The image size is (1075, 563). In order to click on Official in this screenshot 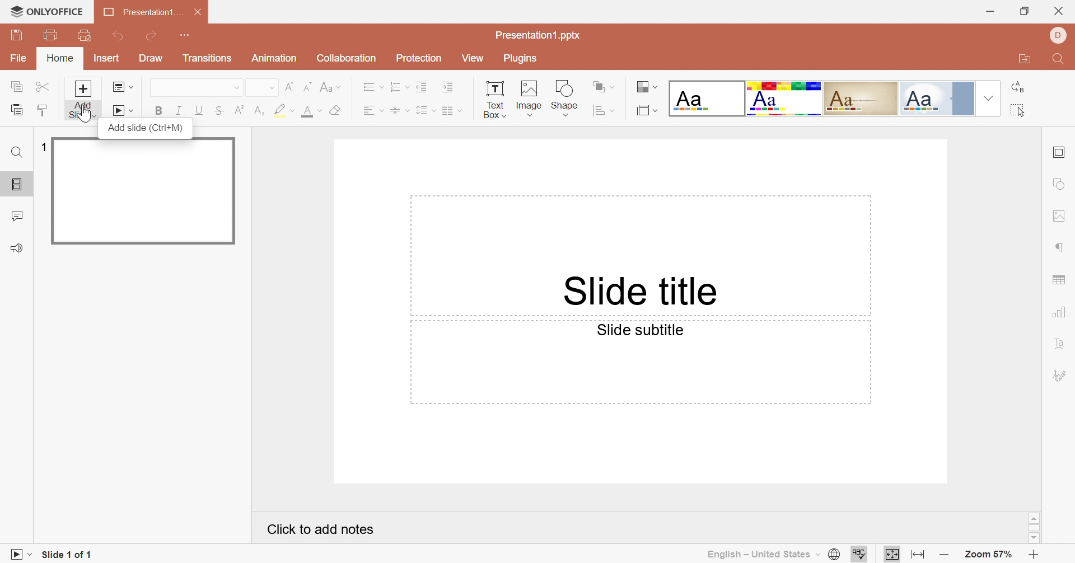, I will do `click(926, 99)`.